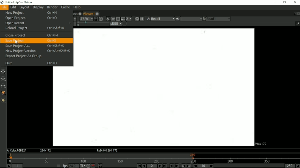 This screenshot has height=168, width=300. Describe the element at coordinates (13, 7) in the screenshot. I see `Edit` at that location.